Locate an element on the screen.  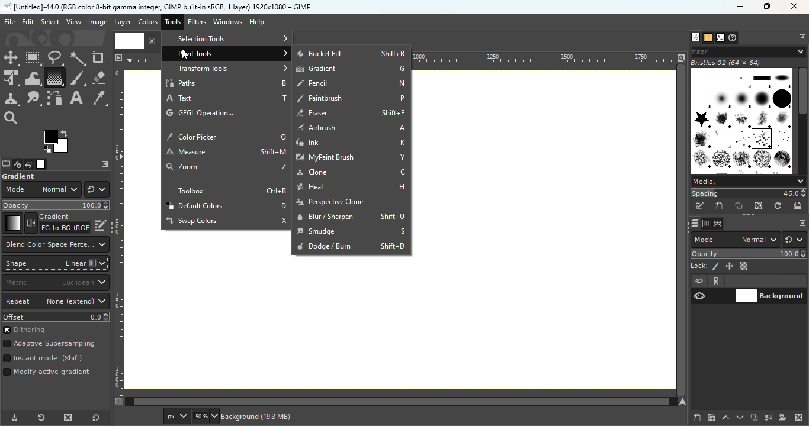
Media is located at coordinates (747, 182).